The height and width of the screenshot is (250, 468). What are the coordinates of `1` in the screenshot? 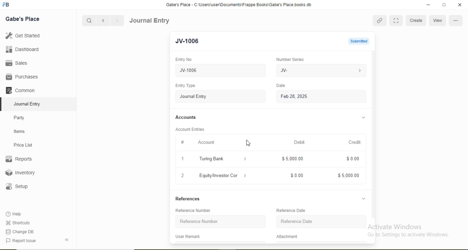 It's located at (182, 159).